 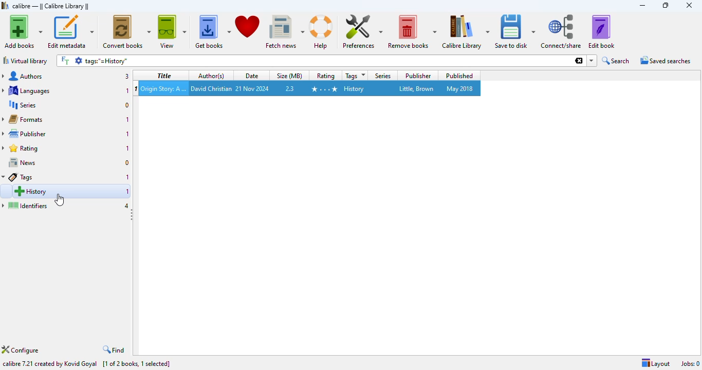 I want to click on configure, so click(x=21, y=350).